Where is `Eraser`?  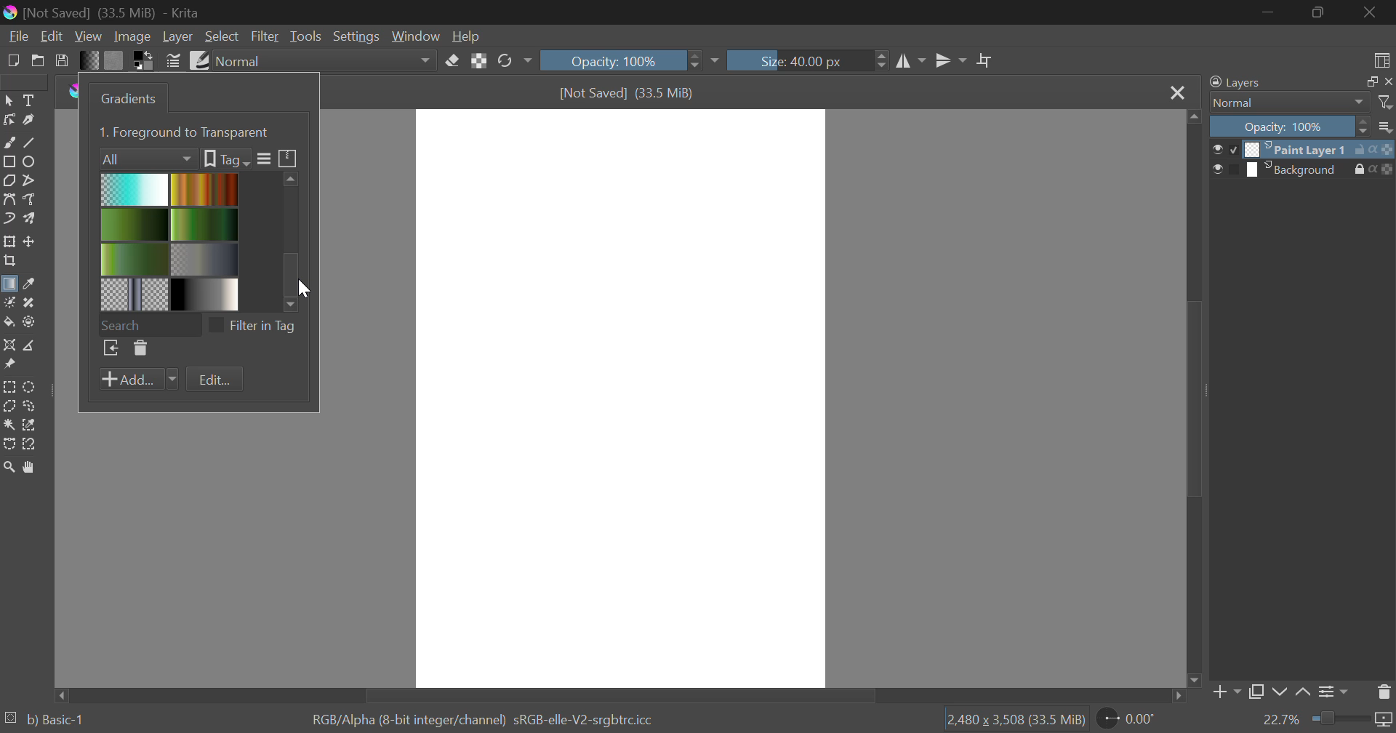 Eraser is located at coordinates (453, 59).